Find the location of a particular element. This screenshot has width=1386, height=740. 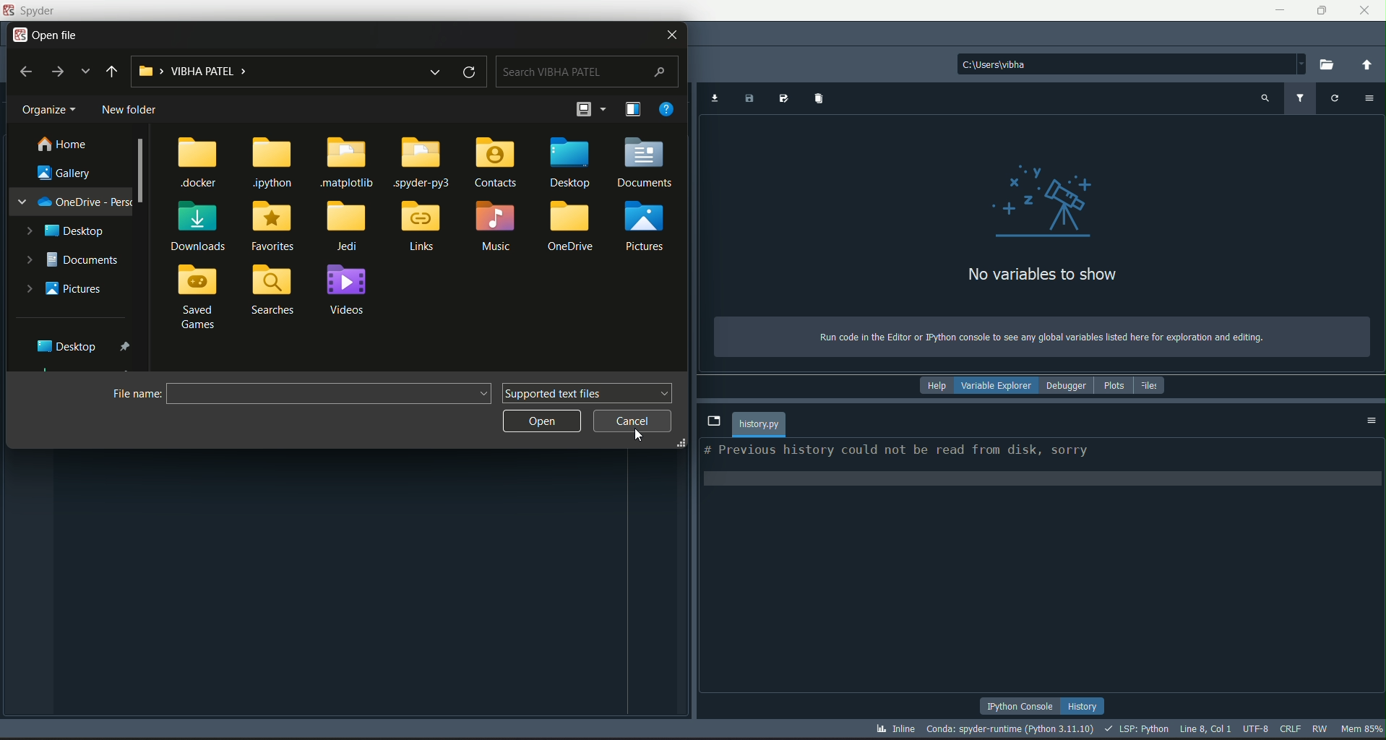

new folder is located at coordinates (132, 109).